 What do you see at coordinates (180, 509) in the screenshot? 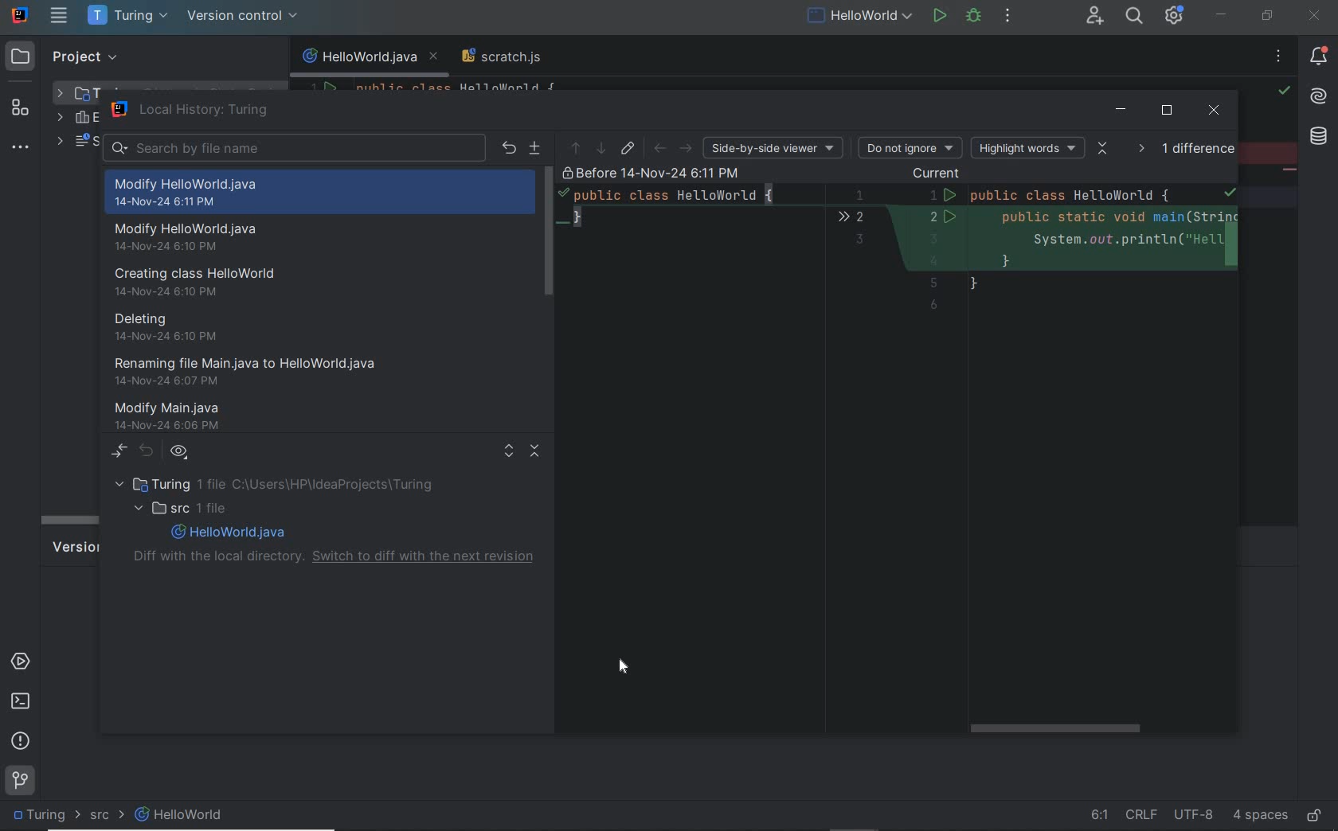
I see `SRC` at bounding box center [180, 509].